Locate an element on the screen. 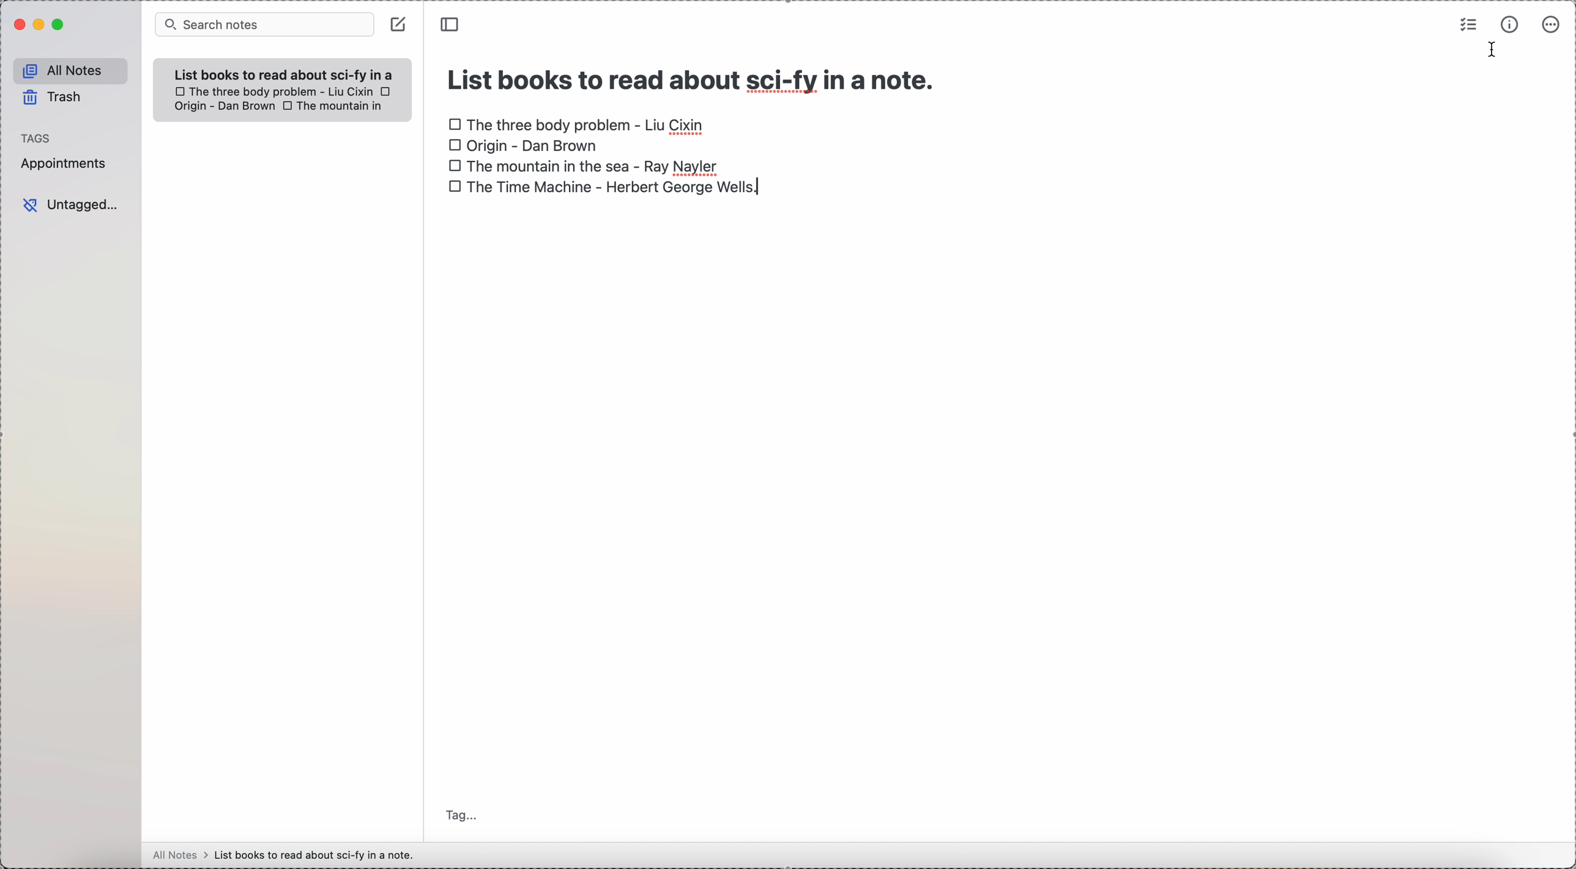  minimize is located at coordinates (37, 24).